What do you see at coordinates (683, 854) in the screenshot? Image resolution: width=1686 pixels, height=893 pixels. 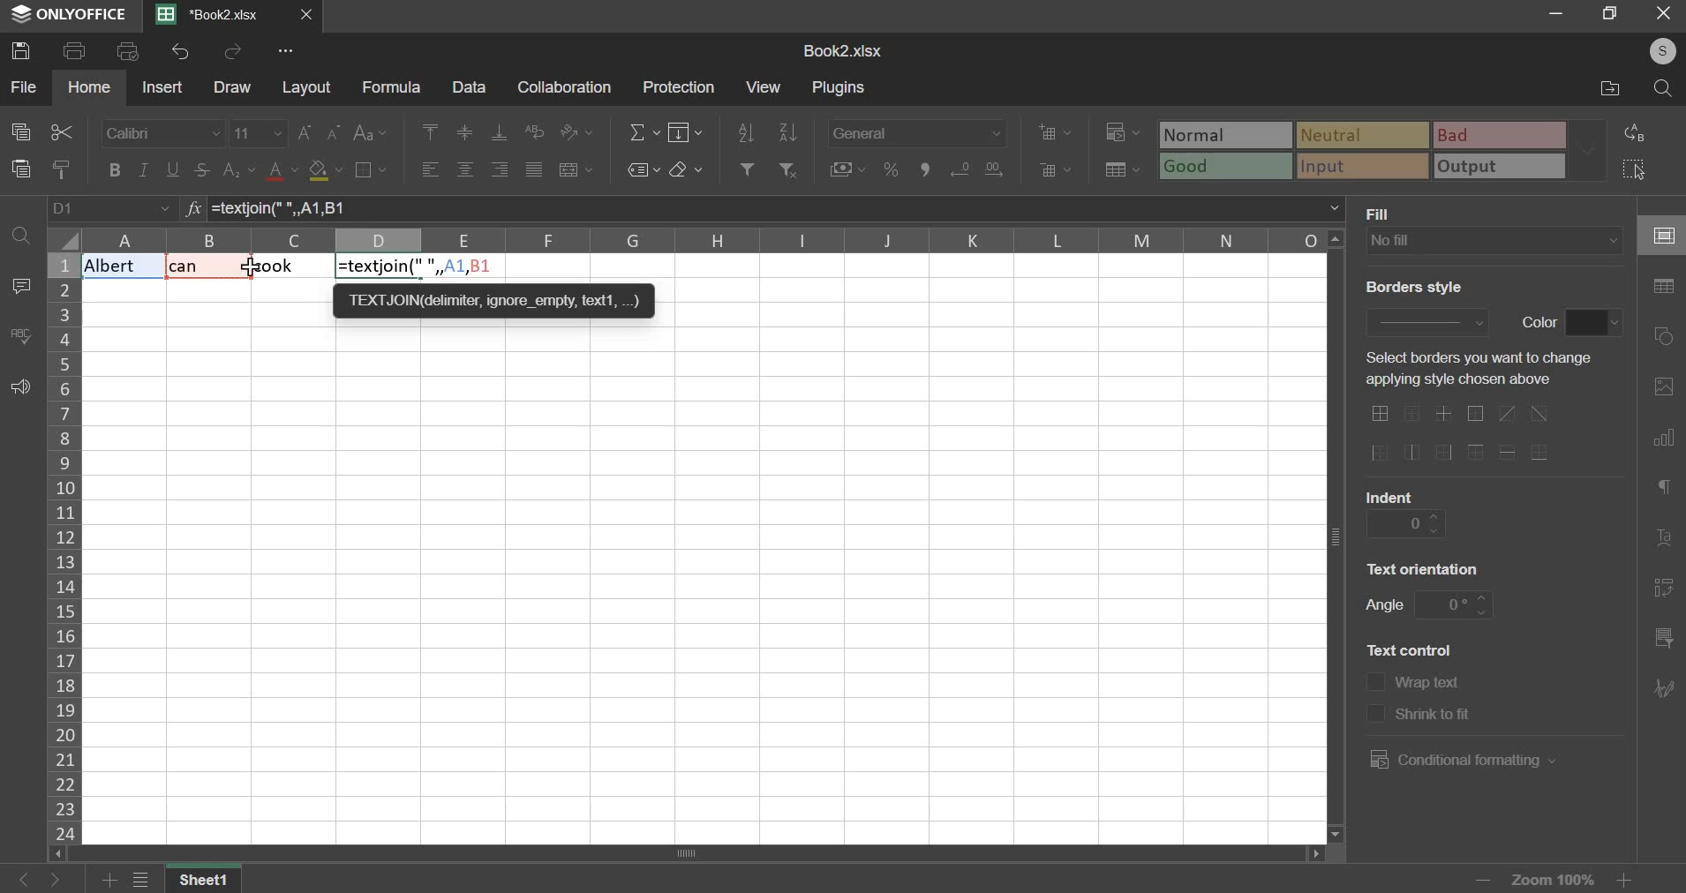 I see `scroll bar` at bounding box center [683, 854].